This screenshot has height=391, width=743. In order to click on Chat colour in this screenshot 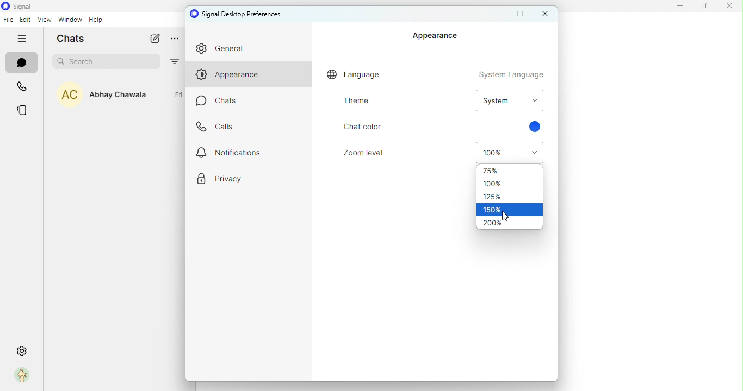, I will do `click(362, 125)`.